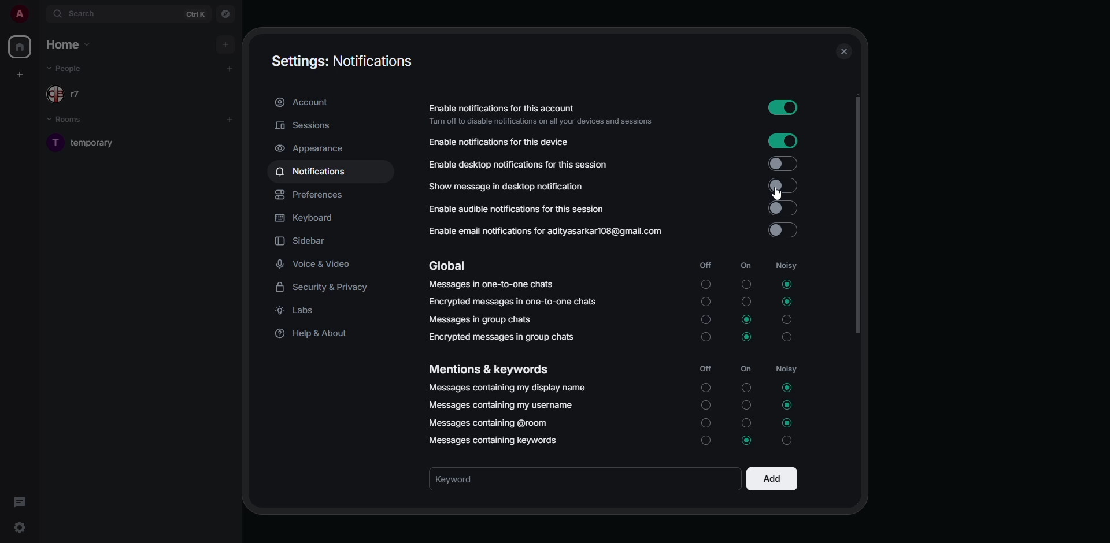 The height and width of the screenshot is (543, 1110). I want to click on ctrl K, so click(196, 13).